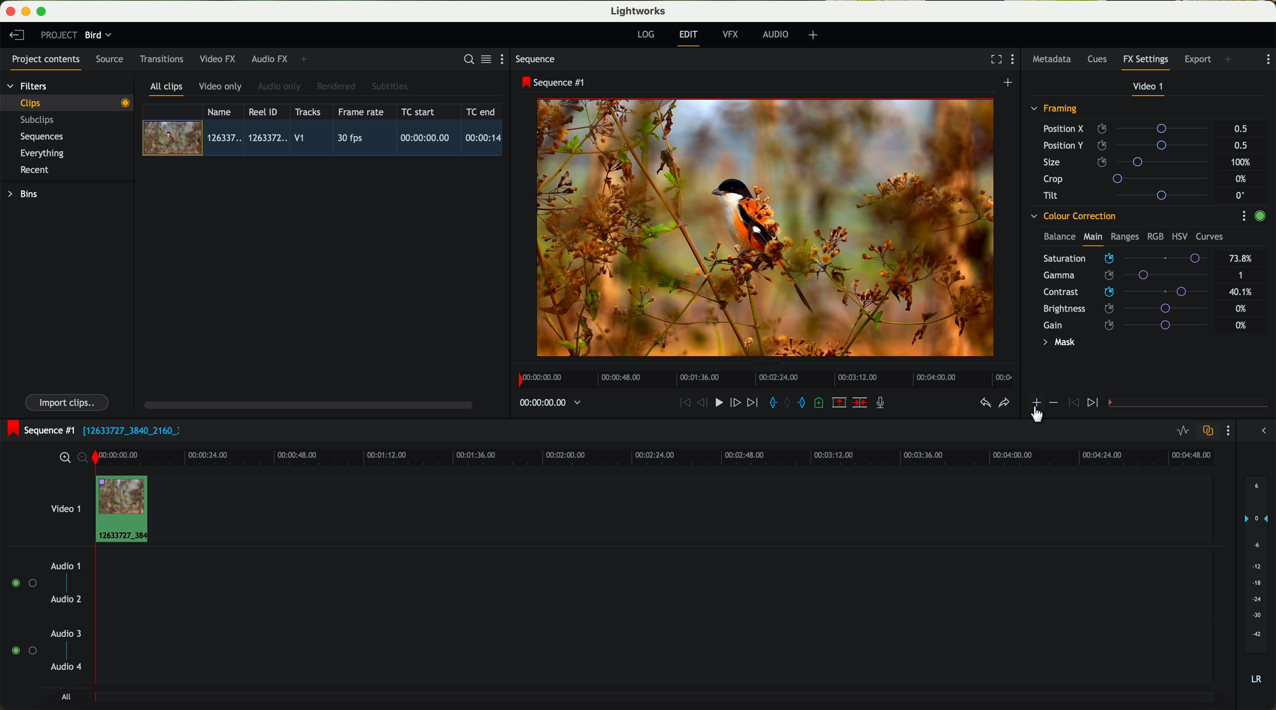  What do you see at coordinates (46, 62) in the screenshot?
I see `project contents` at bounding box center [46, 62].